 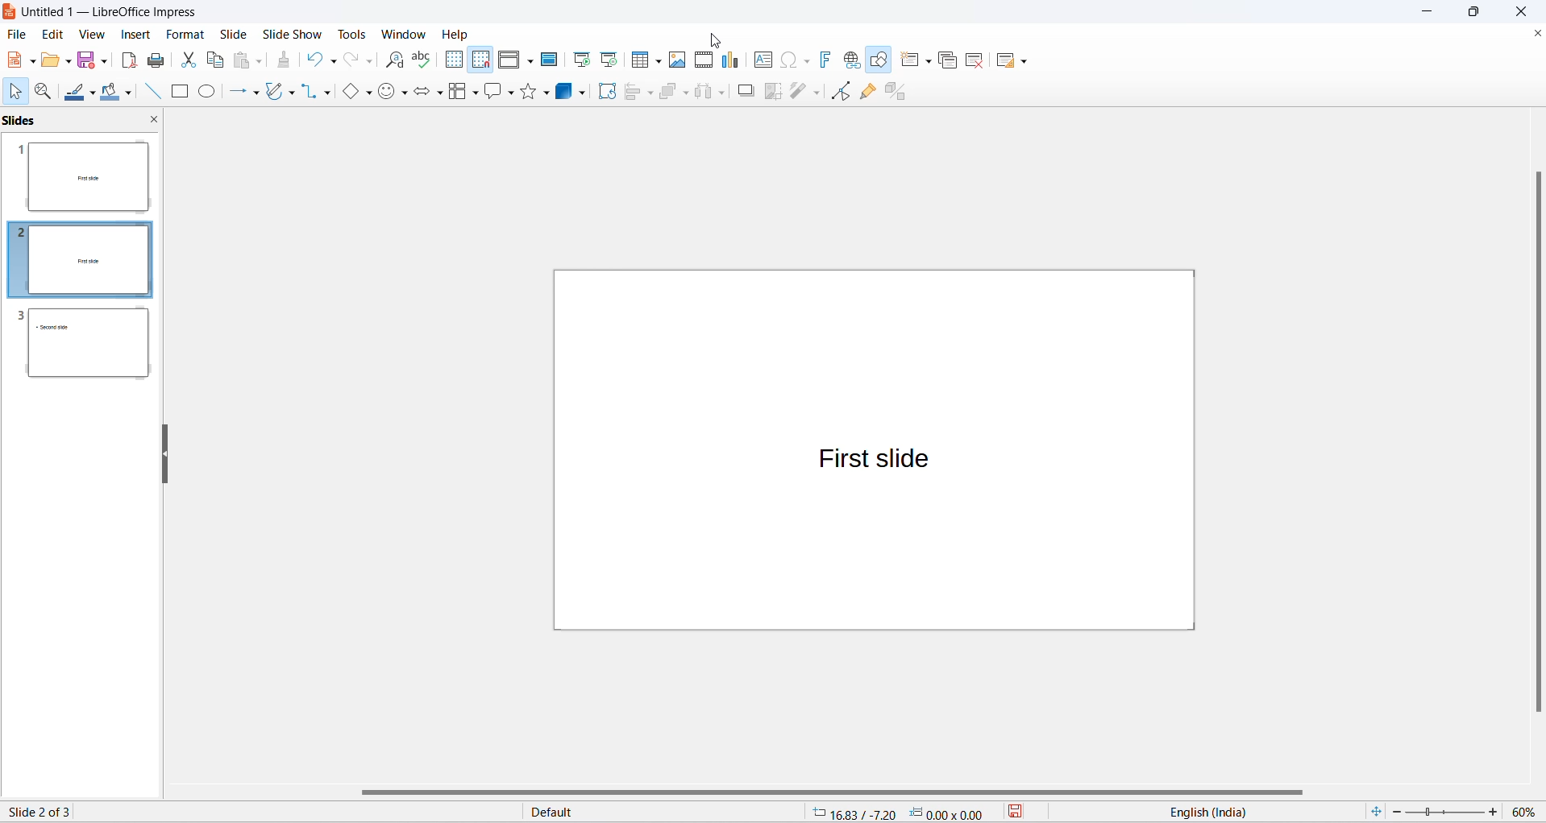 I want to click on line color options, so click(x=91, y=91).